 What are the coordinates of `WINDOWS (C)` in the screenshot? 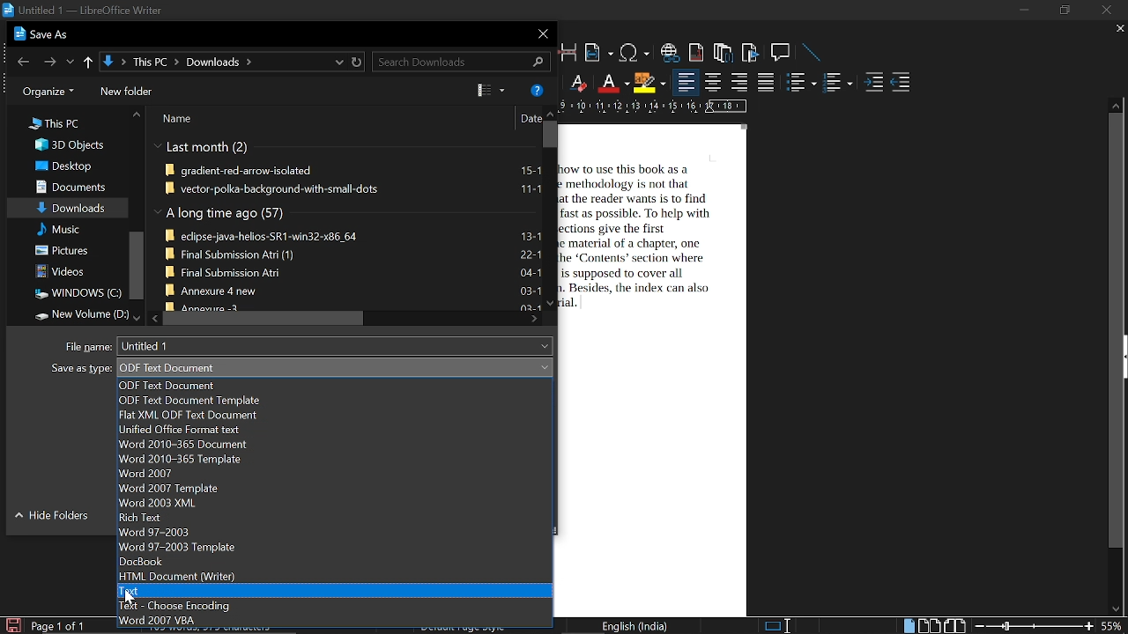 It's located at (75, 293).